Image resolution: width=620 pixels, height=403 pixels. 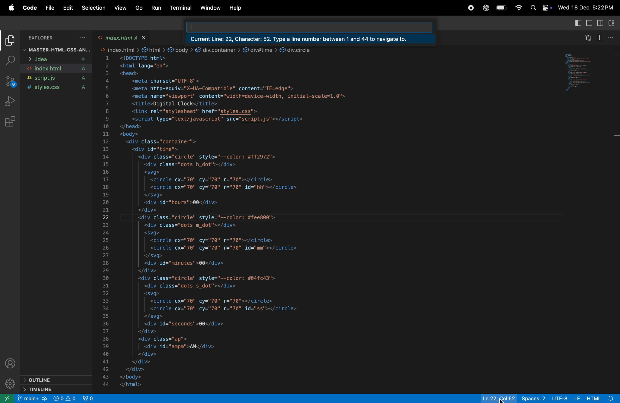 I want to click on close, so click(x=145, y=37).